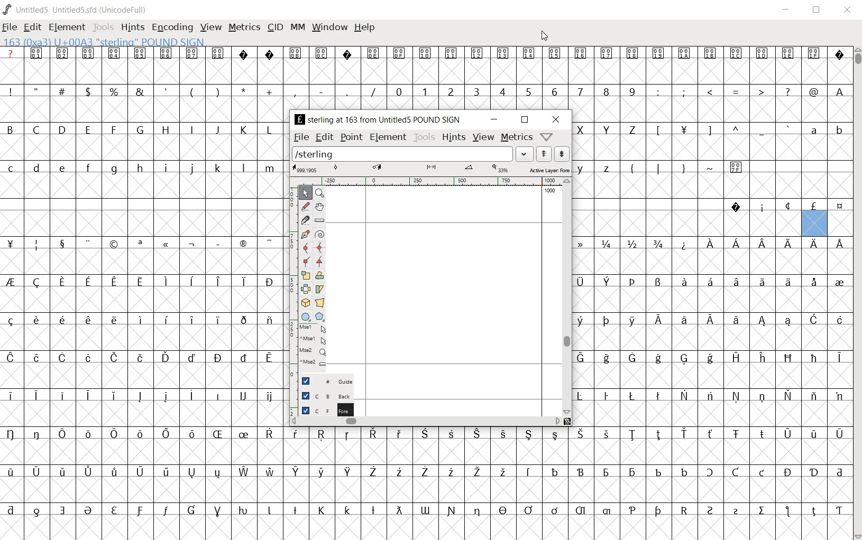 This screenshot has width=862, height=540. I want to click on Symbol, so click(142, 280).